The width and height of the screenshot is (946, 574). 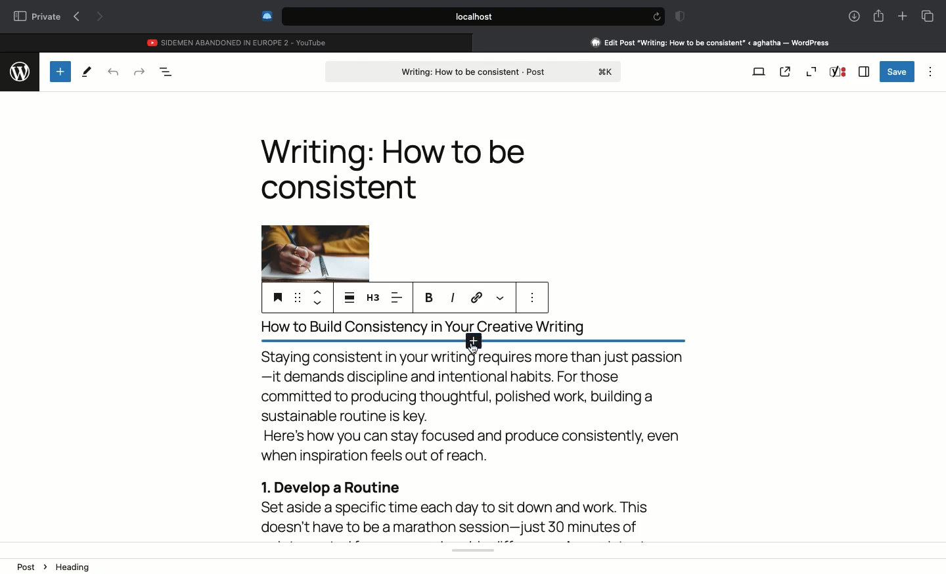 I want to click on Drag, so click(x=297, y=298).